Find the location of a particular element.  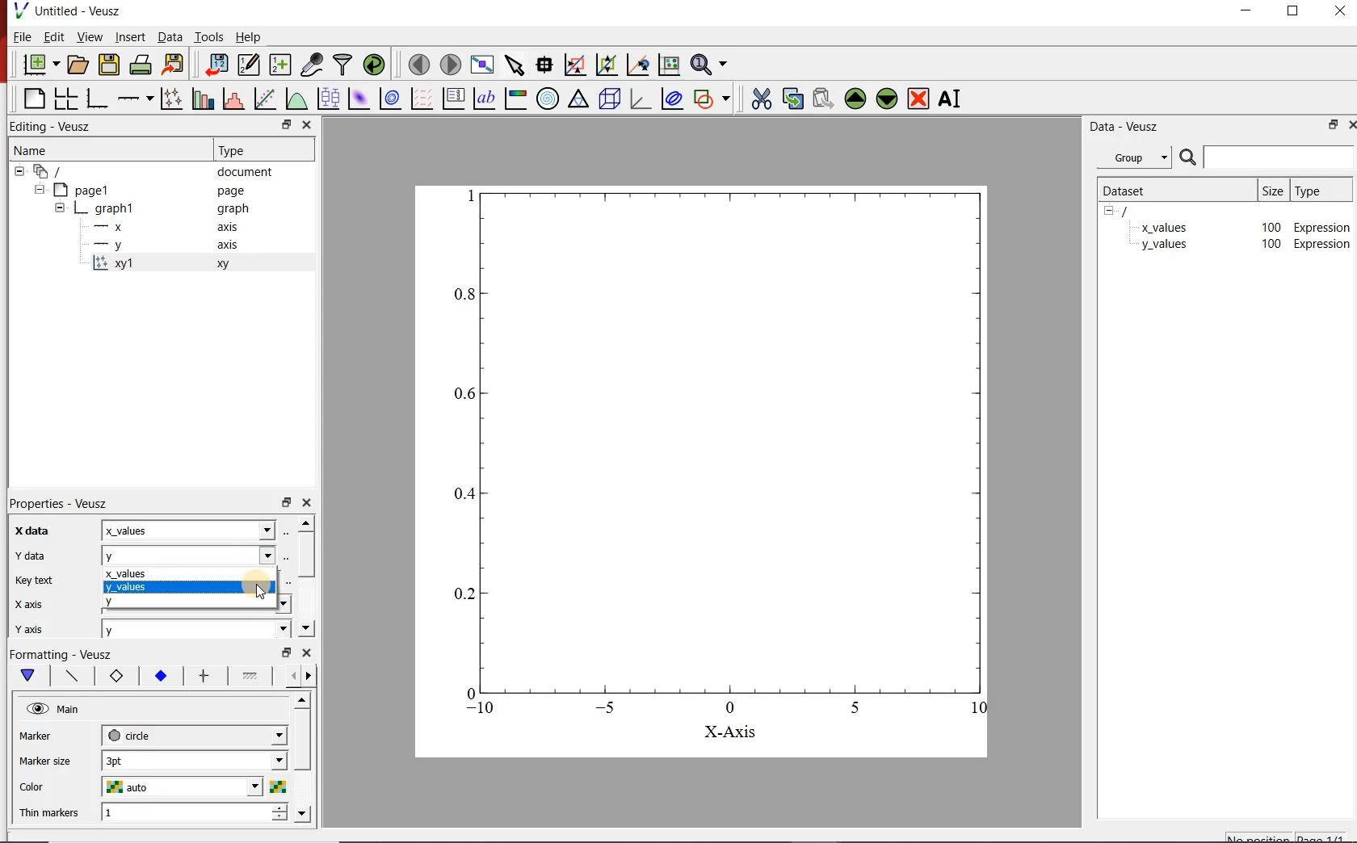

vertical scrollbar is located at coordinates (301, 740).